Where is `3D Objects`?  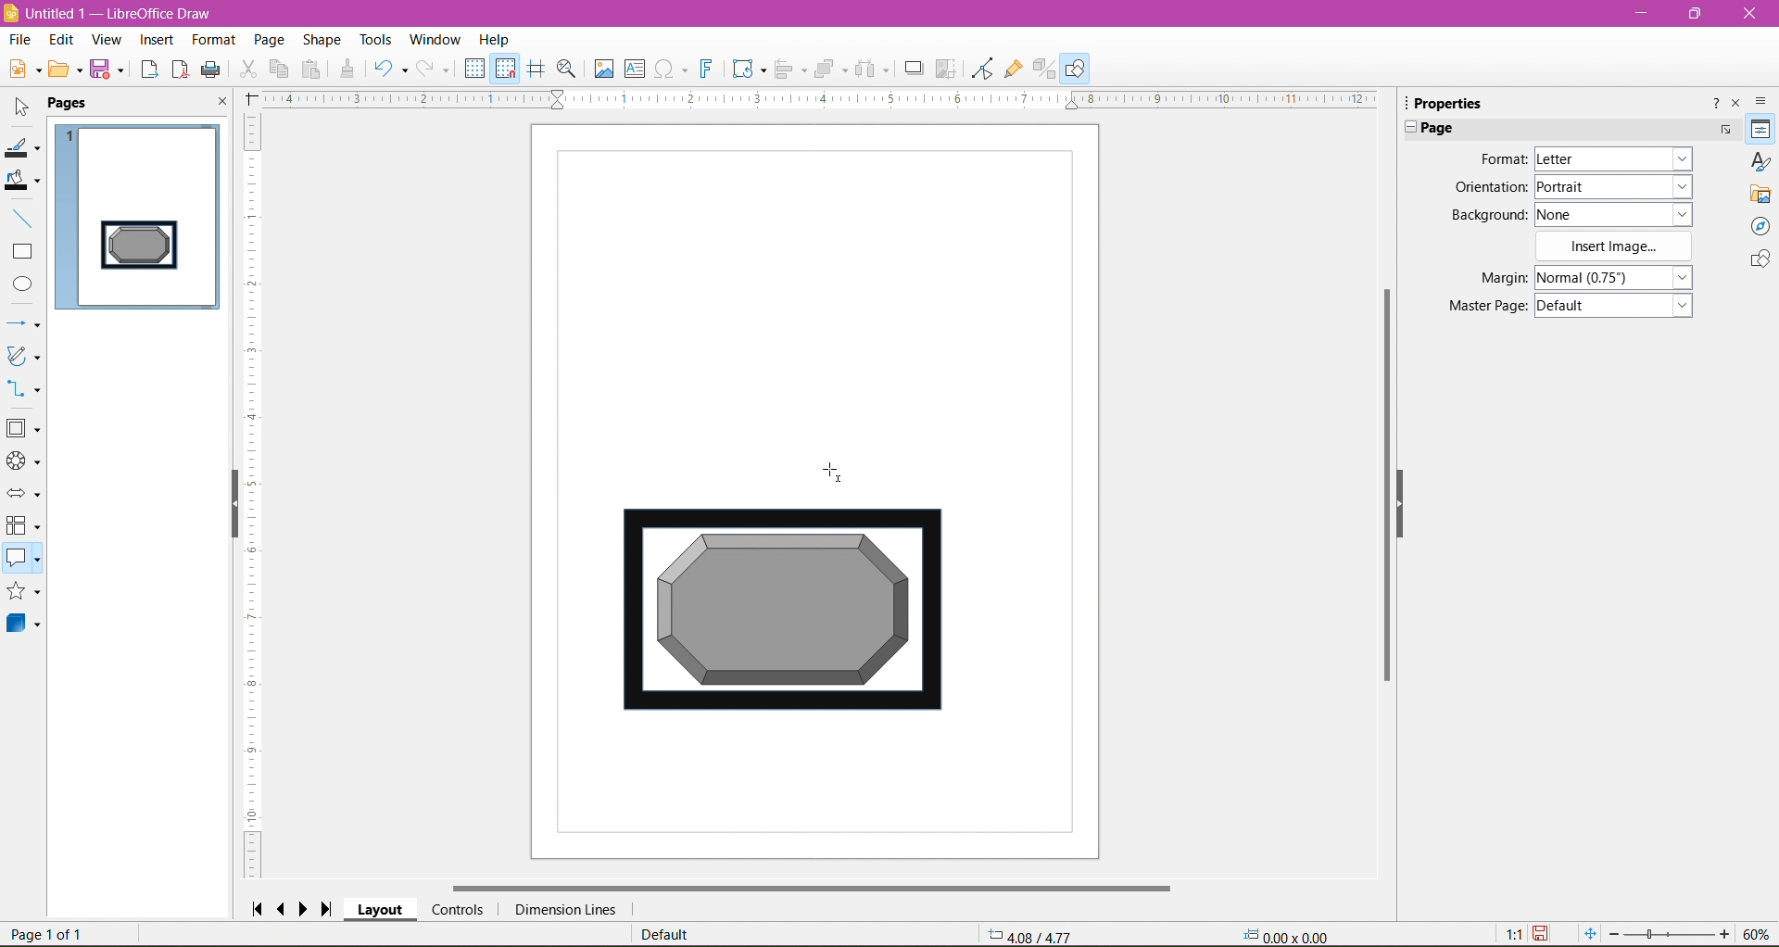
3D Objects is located at coordinates (24, 626).